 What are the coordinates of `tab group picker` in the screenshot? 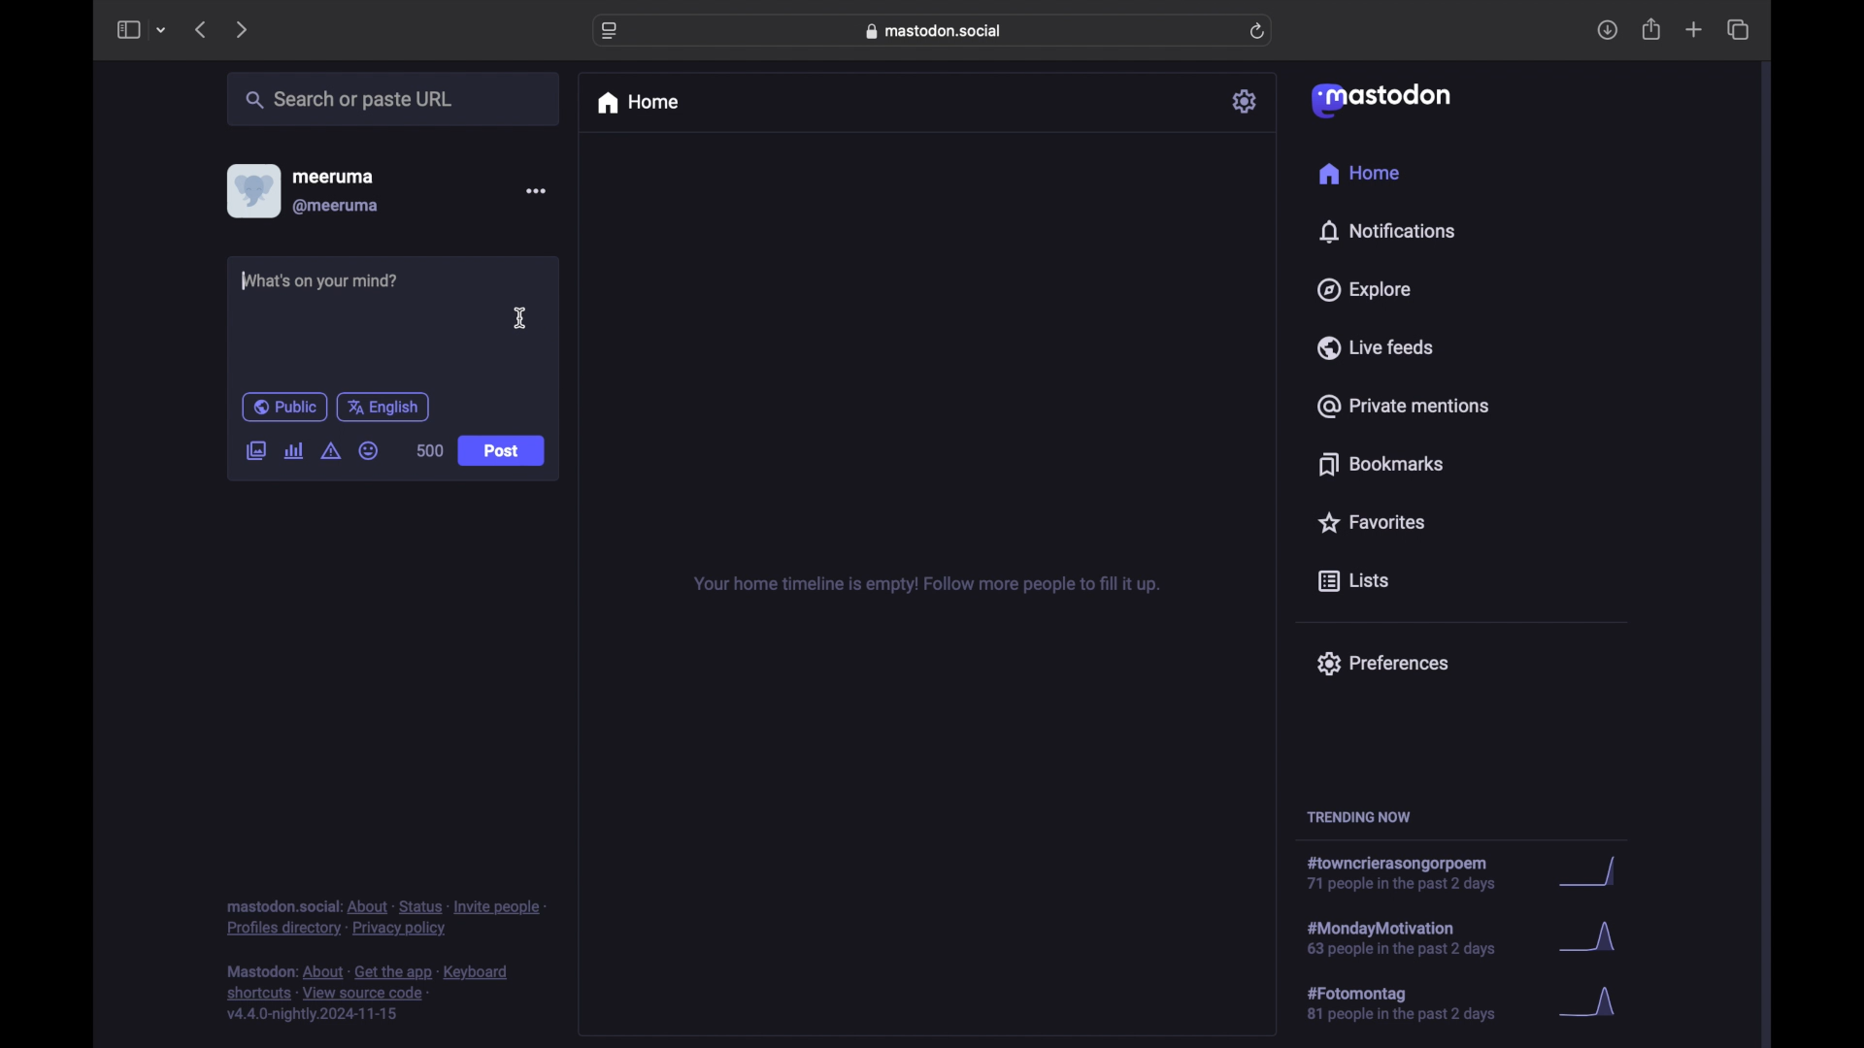 It's located at (162, 29).